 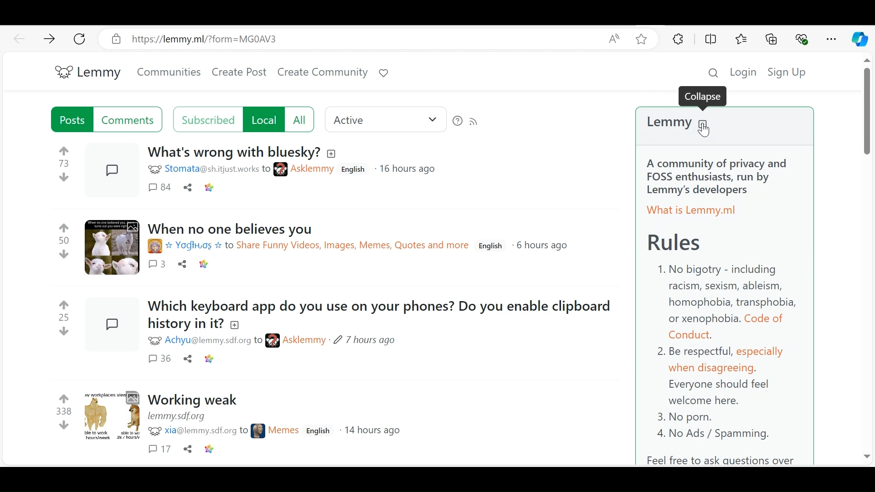 What do you see at coordinates (62, 330) in the screenshot?
I see `downvotes` at bounding box center [62, 330].